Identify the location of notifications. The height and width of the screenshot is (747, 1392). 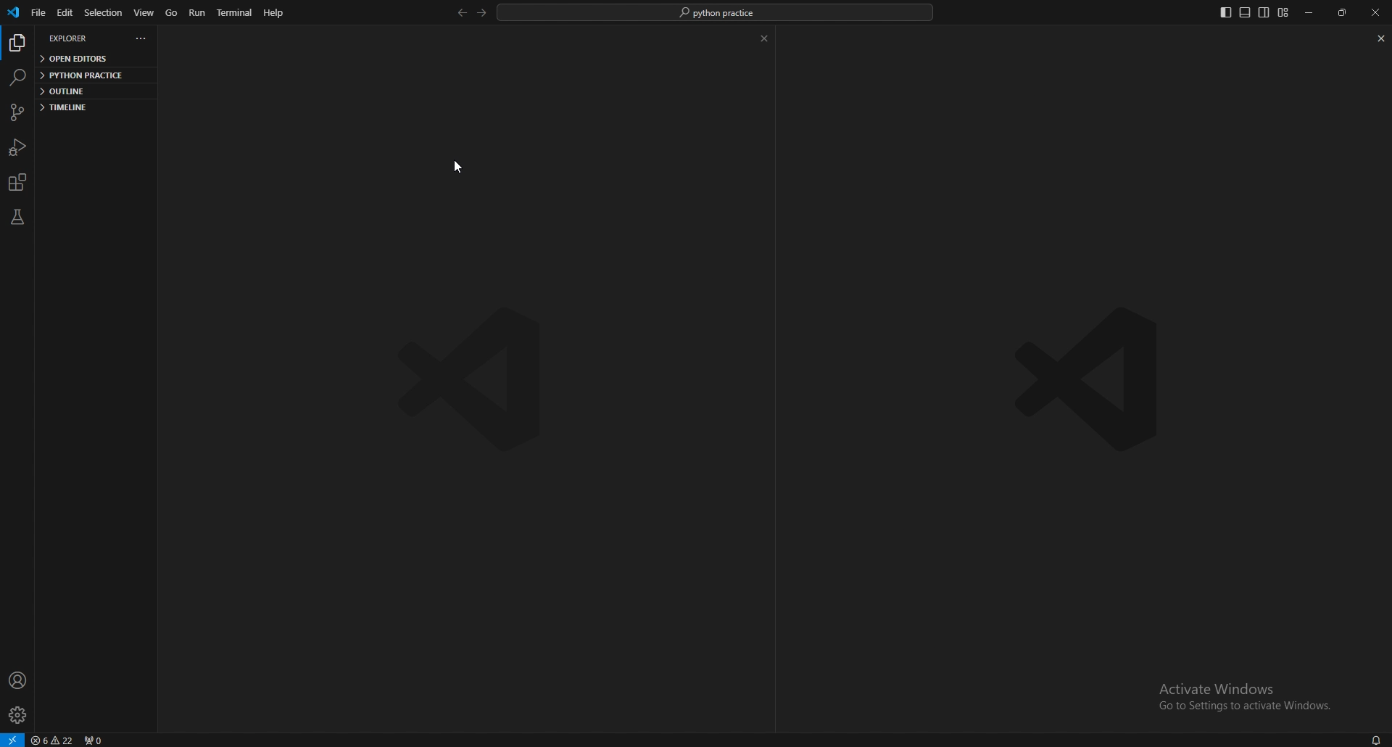
(1374, 740).